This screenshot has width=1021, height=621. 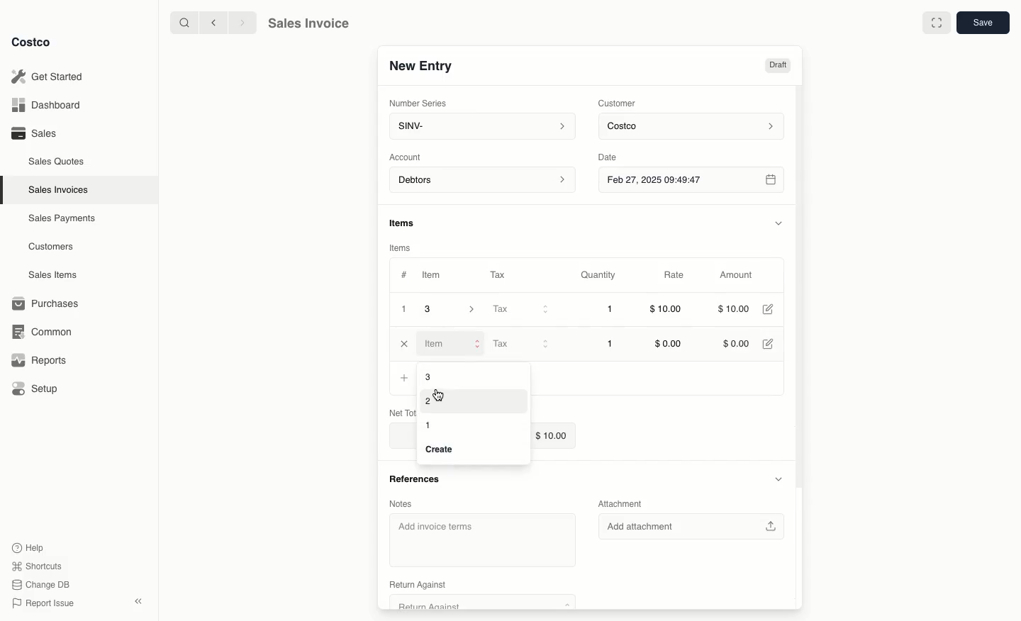 I want to click on Tax, so click(x=519, y=343).